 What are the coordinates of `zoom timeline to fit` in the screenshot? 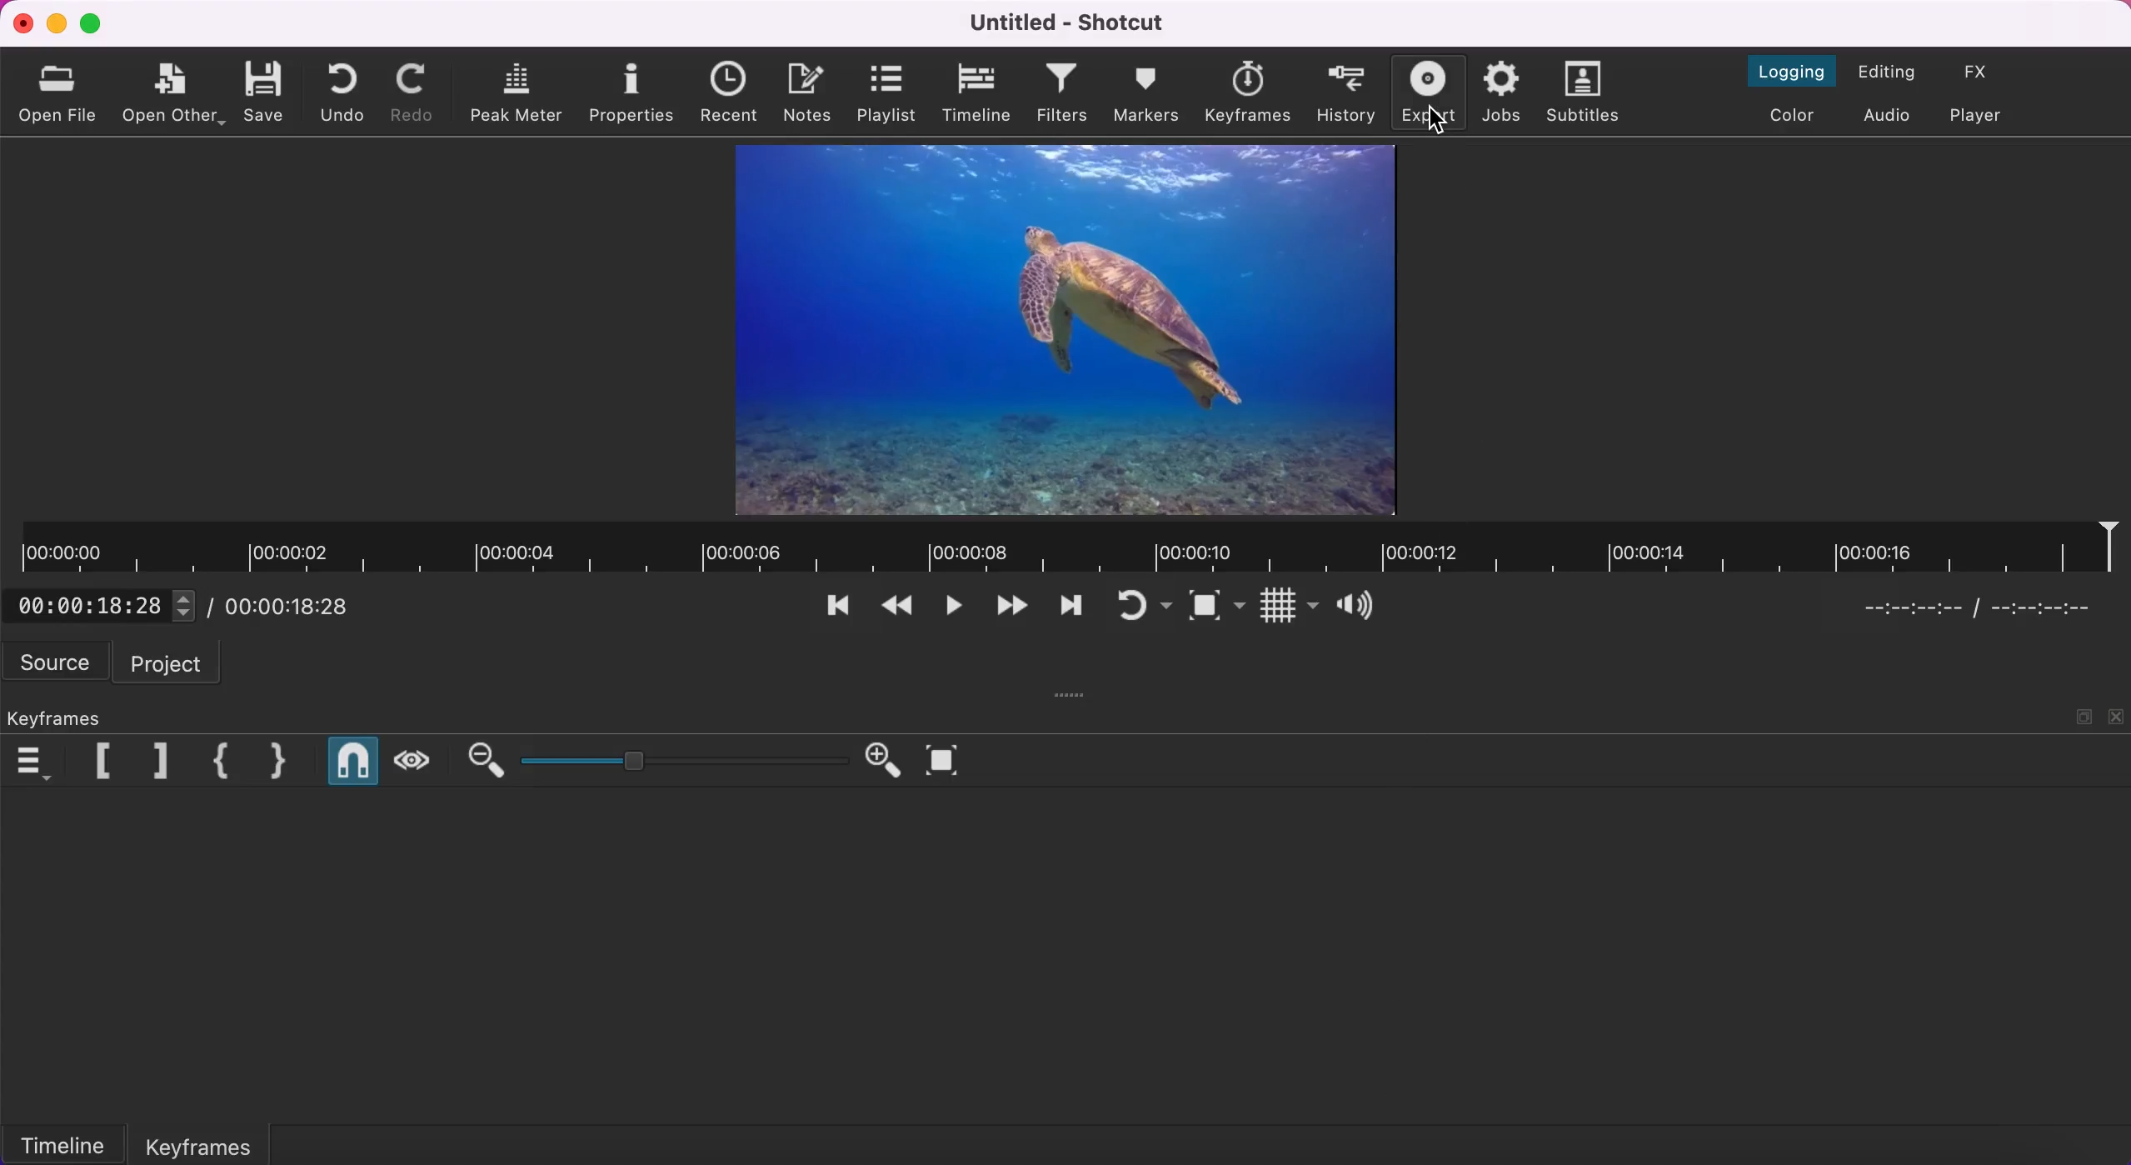 It's located at (948, 762).